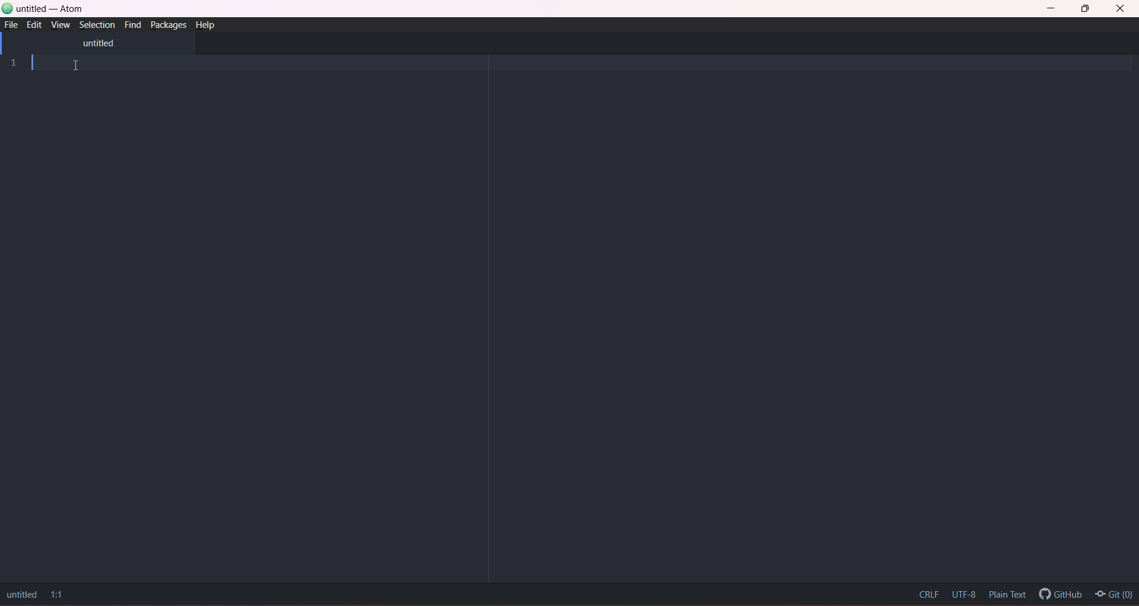 The height and width of the screenshot is (606, 1139). What do you see at coordinates (51, 10) in the screenshot?
I see `untitled - Atom` at bounding box center [51, 10].